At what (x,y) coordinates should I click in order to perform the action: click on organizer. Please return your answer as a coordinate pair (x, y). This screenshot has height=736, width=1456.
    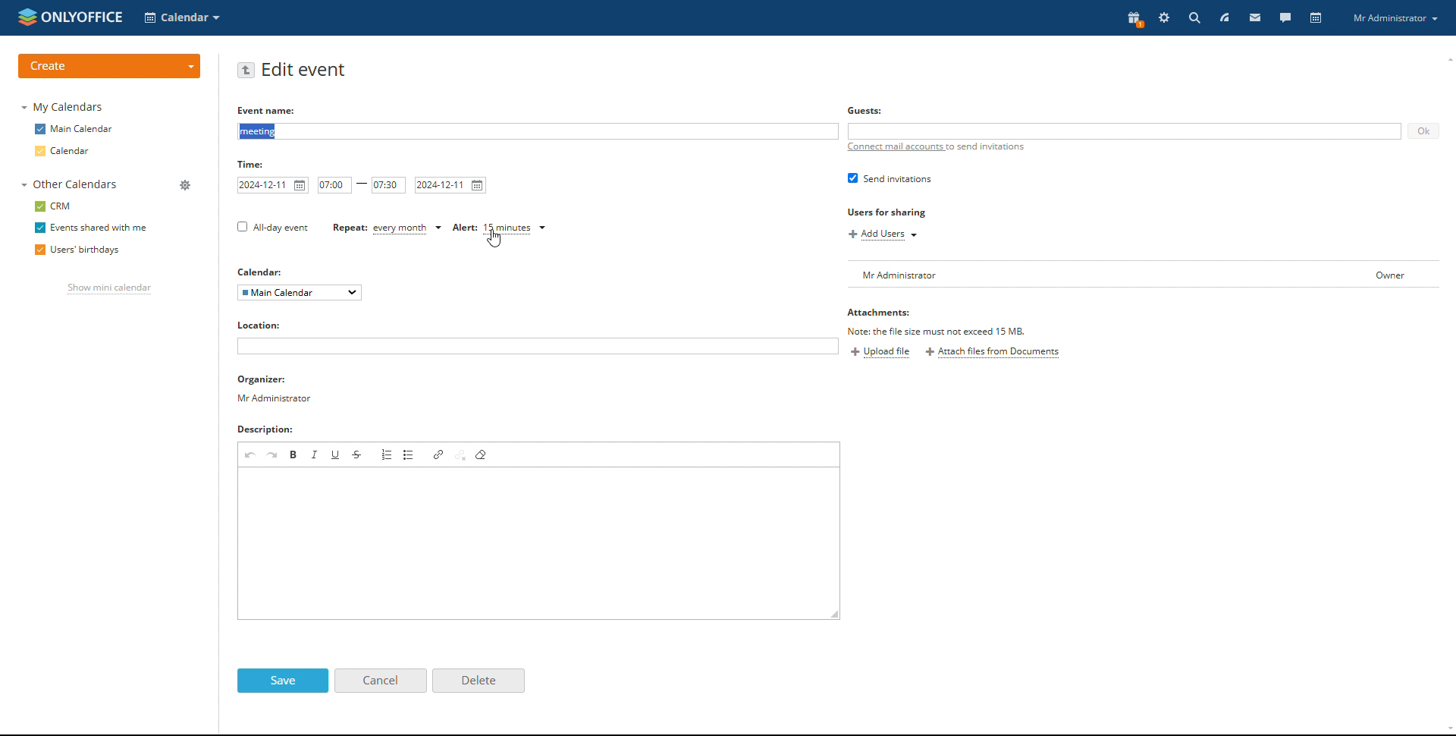
    Looking at the image, I should click on (274, 389).